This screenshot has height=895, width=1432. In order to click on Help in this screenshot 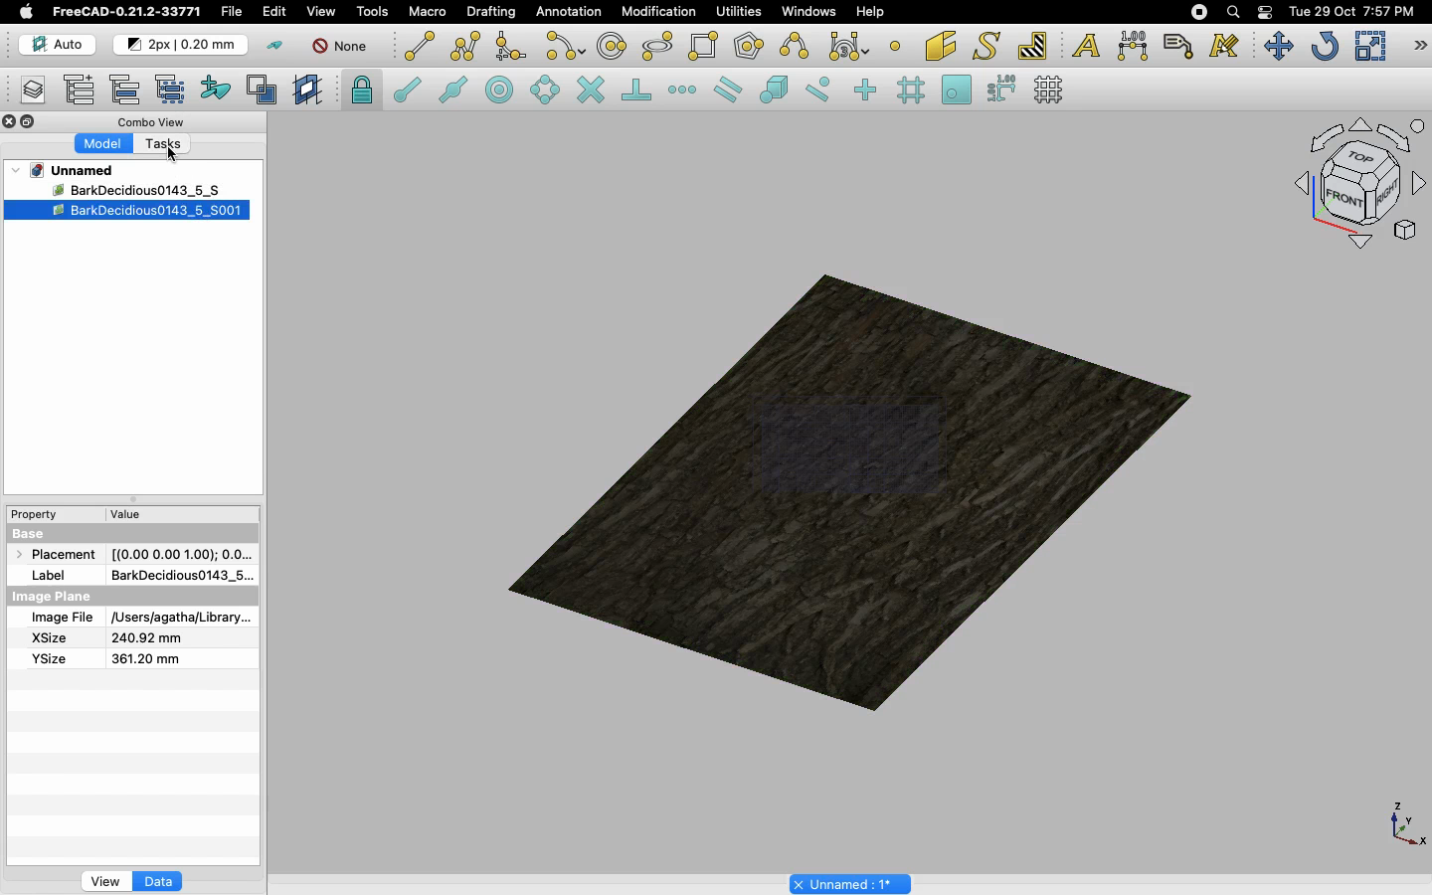, I will do `click(870, 11)`.